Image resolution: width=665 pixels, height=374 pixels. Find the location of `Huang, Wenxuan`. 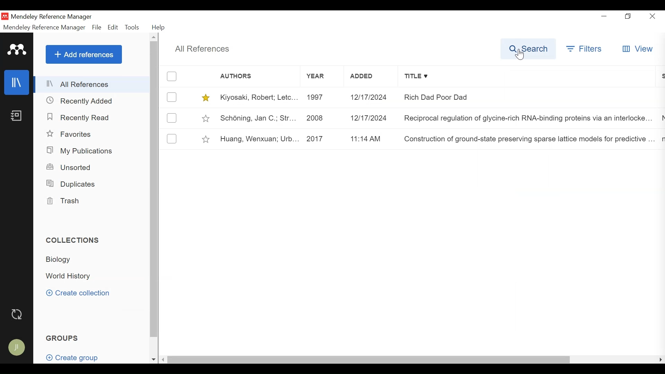

Huang, Wenxuan is located at coordinates (257, 139).